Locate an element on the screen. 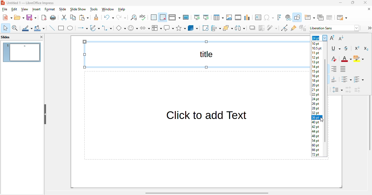 This screenshot has width=372, height=195. undo is located at coordinates (109, 17).